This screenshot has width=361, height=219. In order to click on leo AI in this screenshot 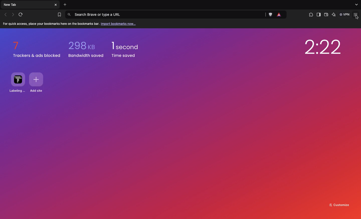, I will do `click(334, 15)`.